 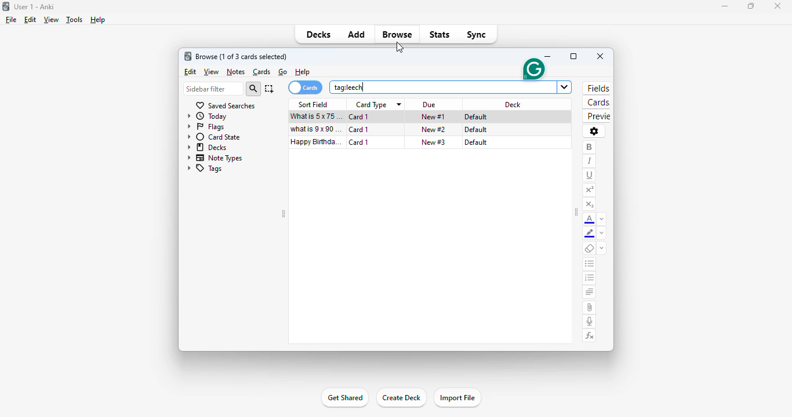 I want to click on toggle sidebar, so click(x=576, y=213).